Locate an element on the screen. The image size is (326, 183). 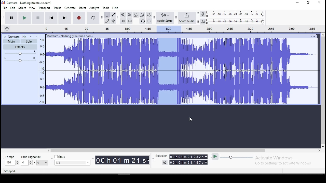
analyze is located at coordinates (94, 8).